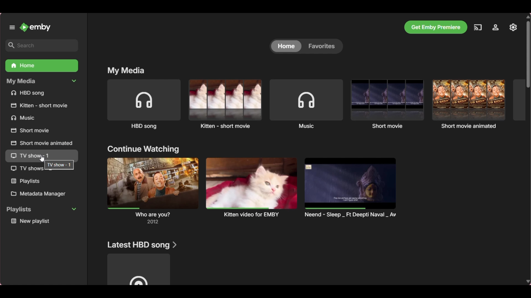 This screenshot has height=298, width=531. I want to click on Description of current selection by cursor - TV show - 1, so click(59, 165).